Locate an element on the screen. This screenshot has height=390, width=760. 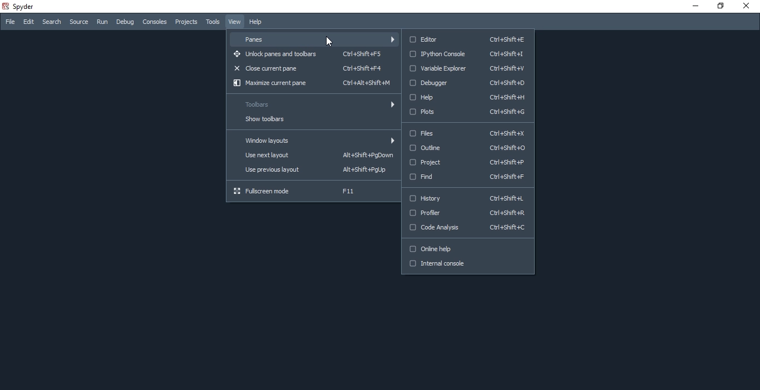
Close current pane is located at coordinates (314, 68).